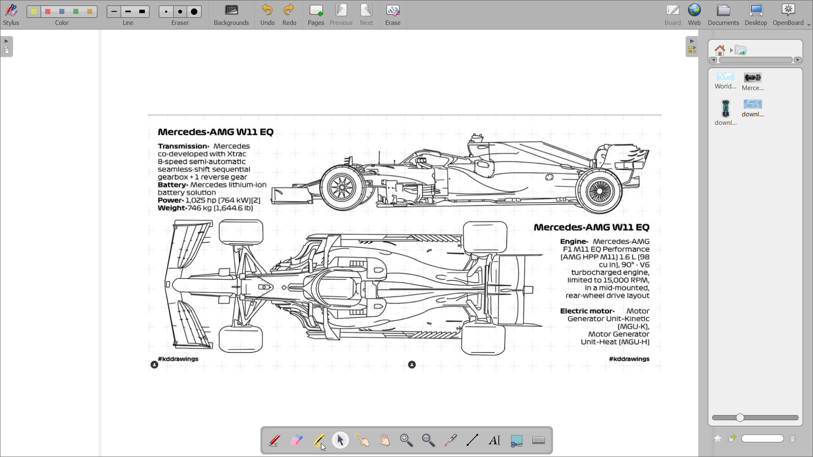 The width and height of the screenshot is (813, 457). I want to click on previous, so click(343, 14).